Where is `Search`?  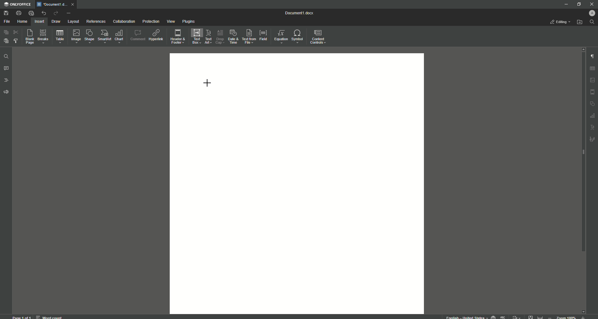 Search is located at coordinates (592, 22).